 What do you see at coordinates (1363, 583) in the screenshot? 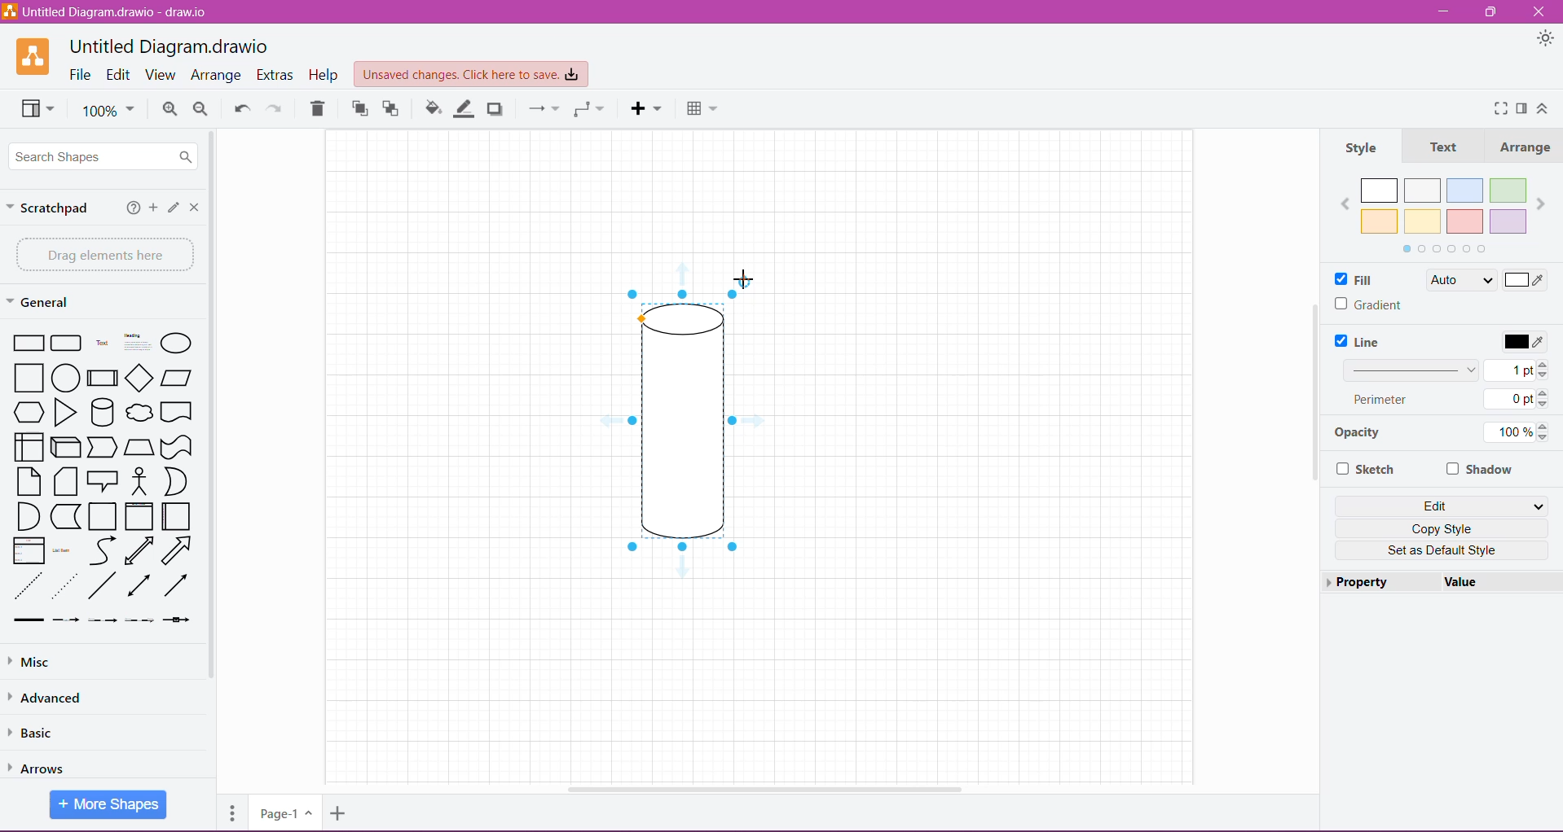
I see `Property` at bounding box center [1363, 583].